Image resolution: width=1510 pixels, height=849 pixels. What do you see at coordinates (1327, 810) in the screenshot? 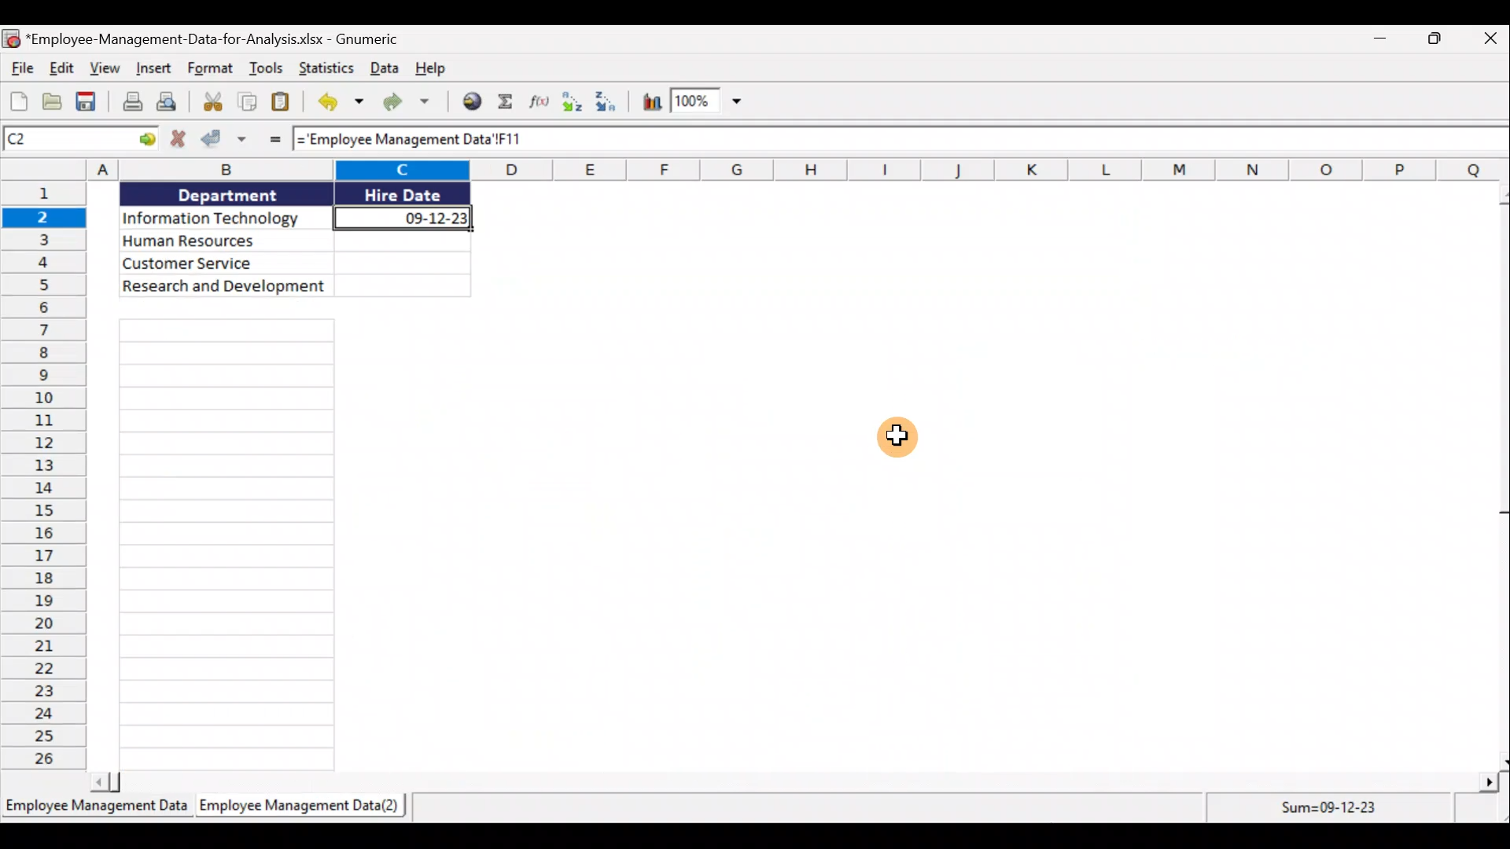
I see `Sum=09-12-23` at bounding box center [1327, 810].